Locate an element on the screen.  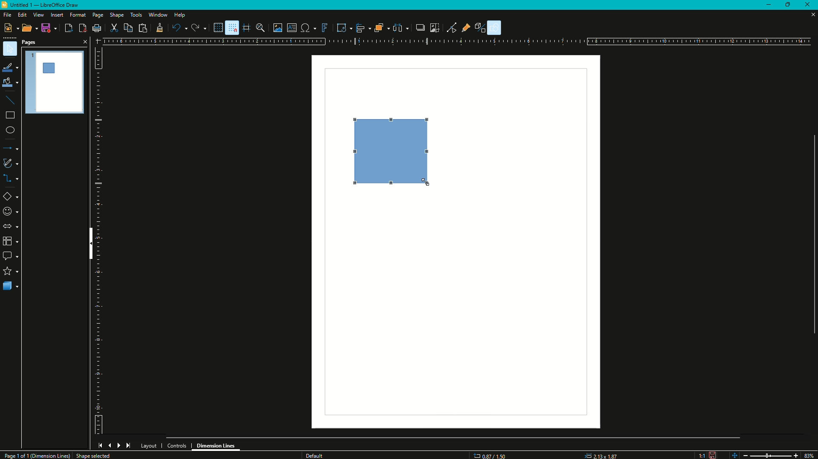
Insert is located at coordinates (56, 15).